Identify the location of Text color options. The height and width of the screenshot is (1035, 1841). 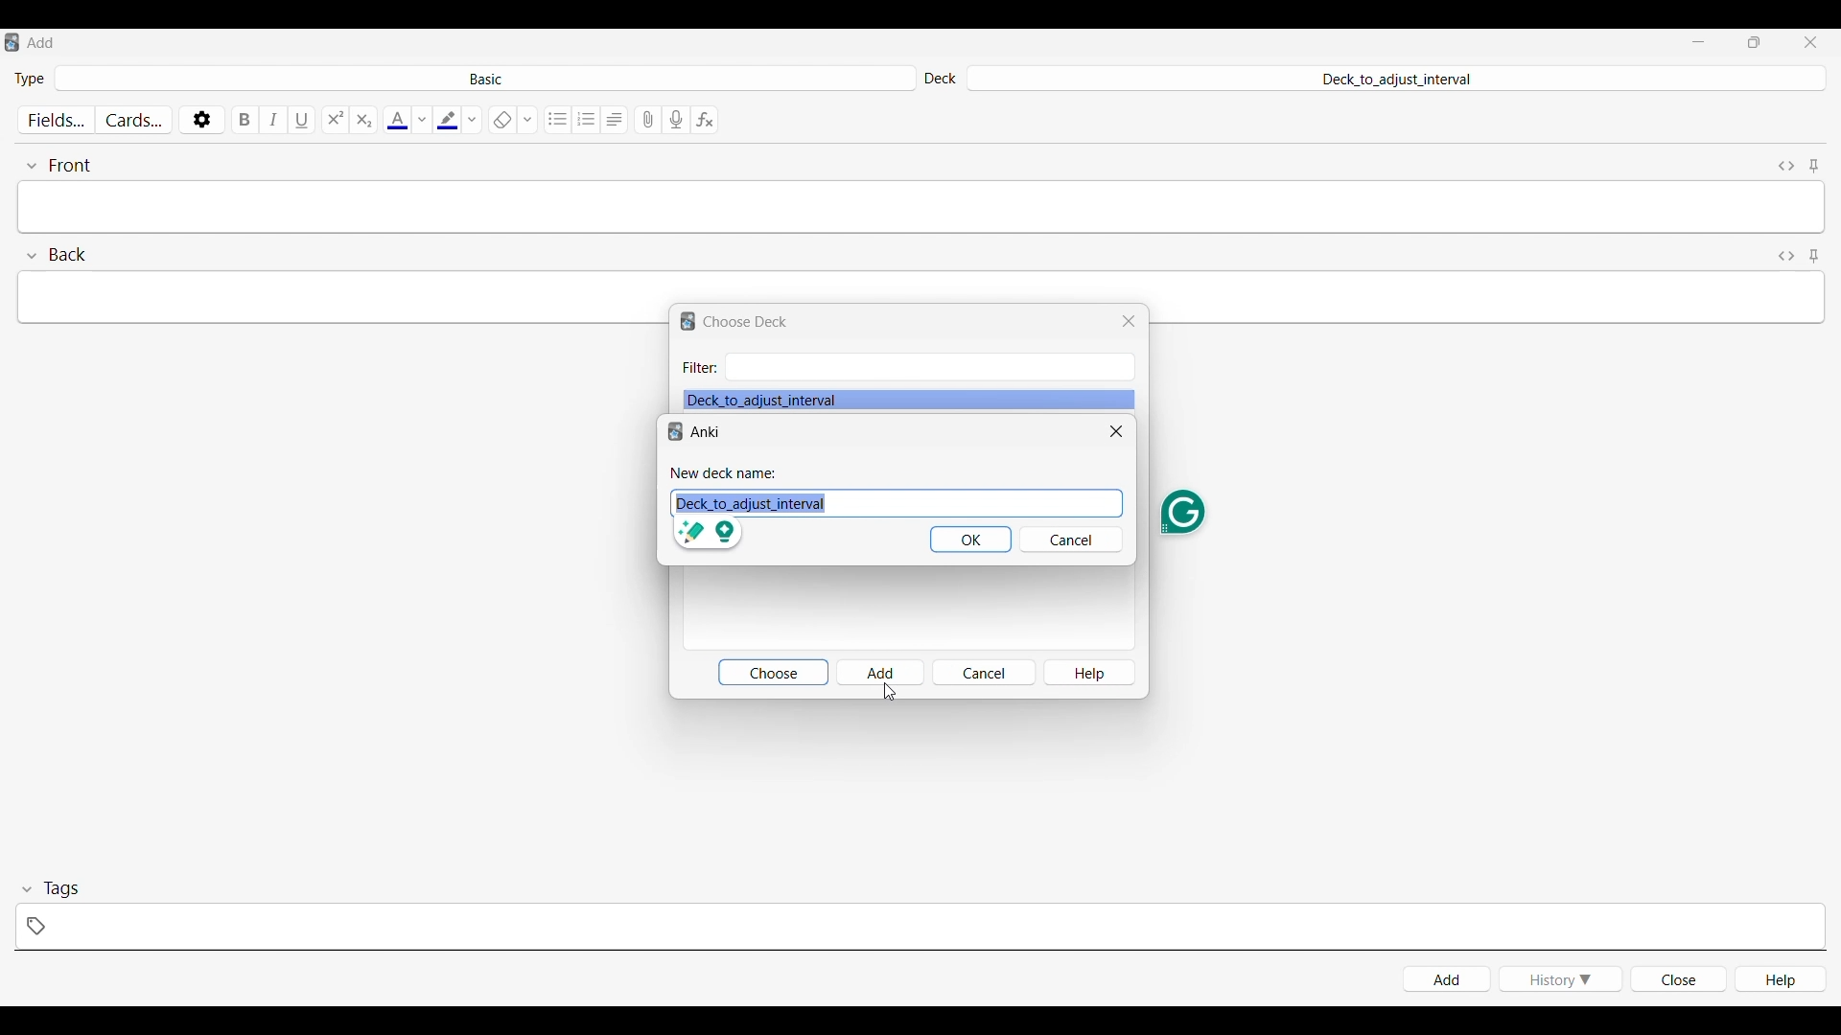
(421, 120).